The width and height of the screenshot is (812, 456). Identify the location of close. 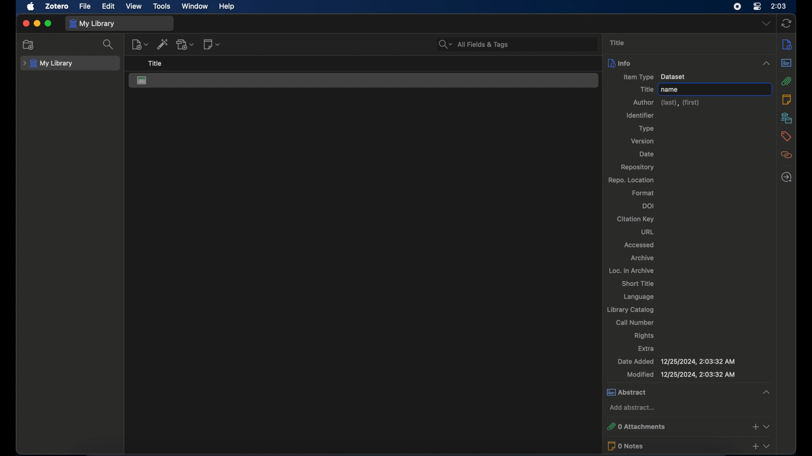
(26, 24).